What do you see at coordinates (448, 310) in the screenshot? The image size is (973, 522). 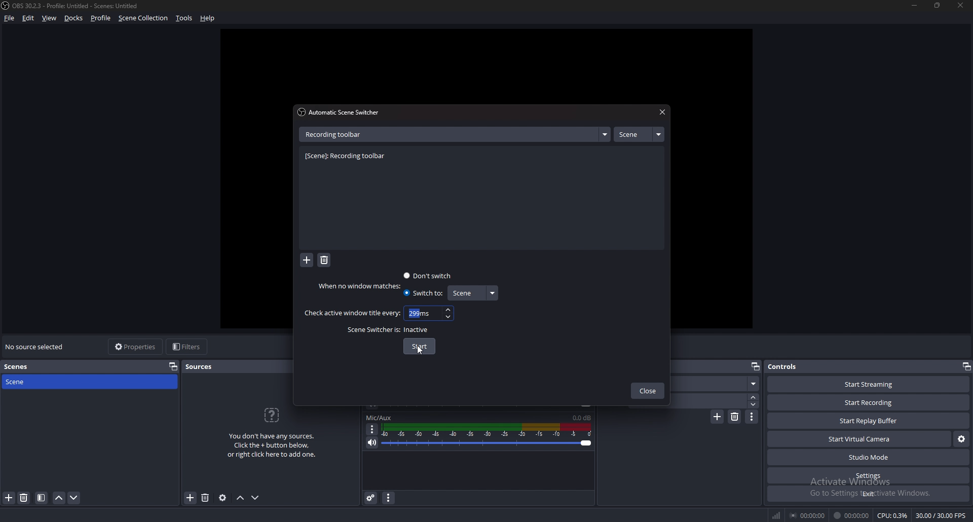 I see `increase time` at bounding box center [448, 310].